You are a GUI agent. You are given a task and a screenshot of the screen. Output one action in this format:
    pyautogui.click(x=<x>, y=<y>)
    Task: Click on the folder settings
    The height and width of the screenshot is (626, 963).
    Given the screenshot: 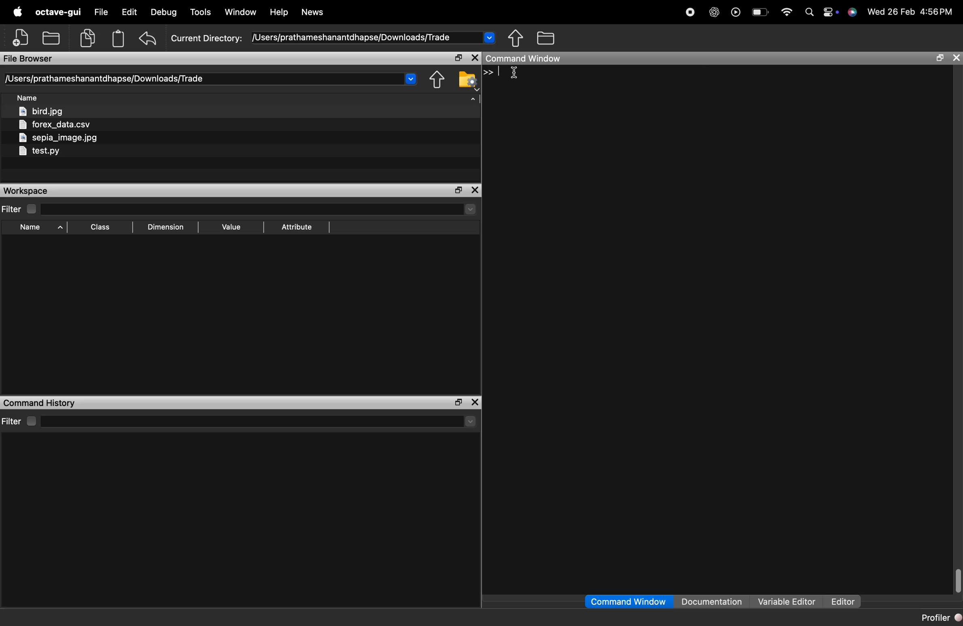 What is the action you would take?
    pyautogui.click(x=469, y=80)
    